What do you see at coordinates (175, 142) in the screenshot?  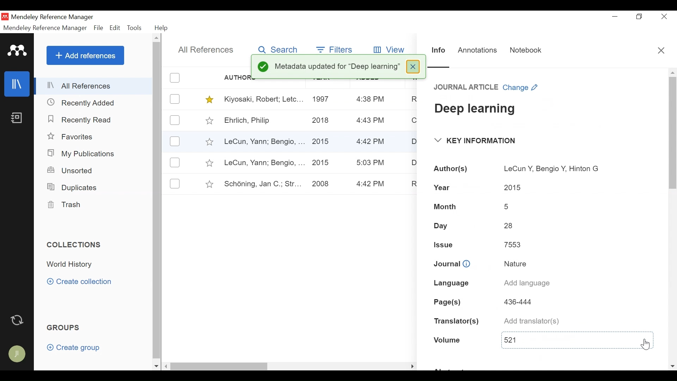 I see `(un)select` at bounding box center [175, 142].